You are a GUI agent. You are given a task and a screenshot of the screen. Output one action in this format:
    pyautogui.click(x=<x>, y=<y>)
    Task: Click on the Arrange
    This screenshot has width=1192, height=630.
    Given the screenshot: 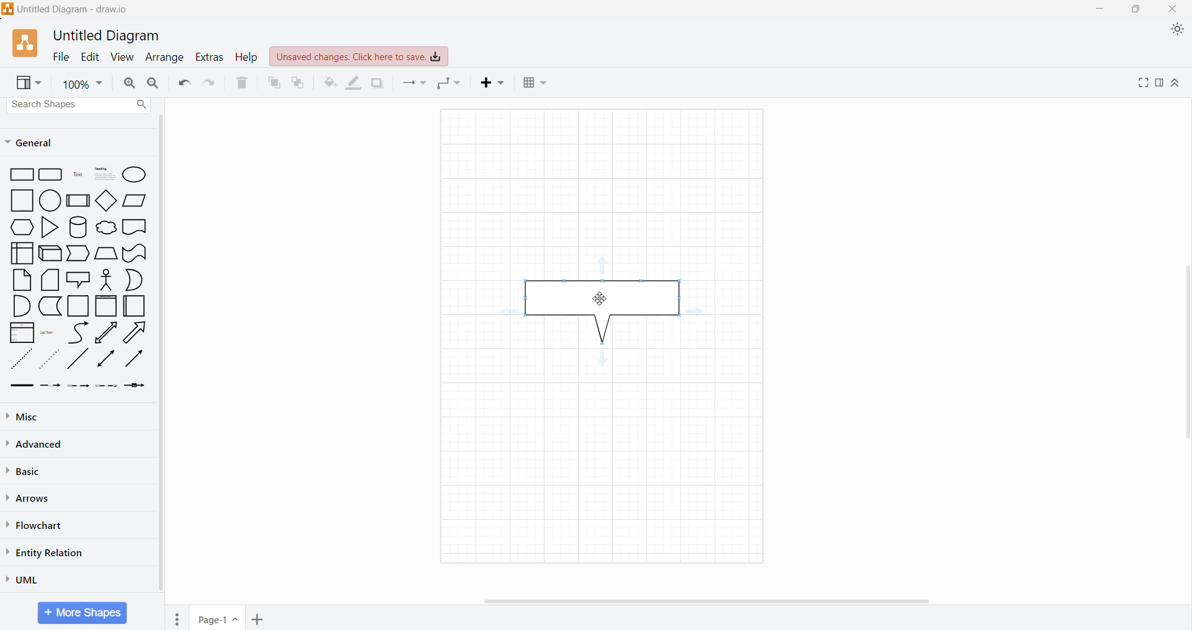 What is the action you would take?
    pyautogui.click(x=165, y=56)
    